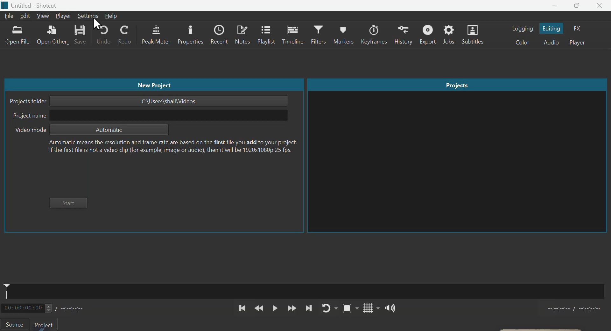 Image resolution: width=611 pixels, height=331 pixels. Describe the element at coordinates (29, 130) in the screenshot. I see `Video mode` at that location.